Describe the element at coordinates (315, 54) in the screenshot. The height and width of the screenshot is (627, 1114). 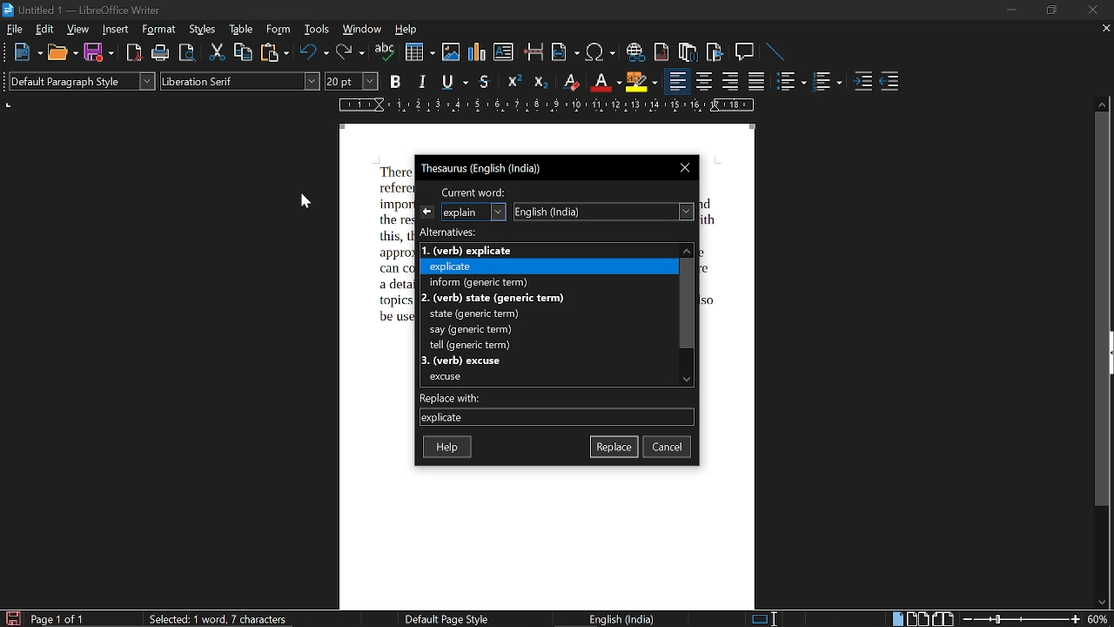
I see `undo` at that location.